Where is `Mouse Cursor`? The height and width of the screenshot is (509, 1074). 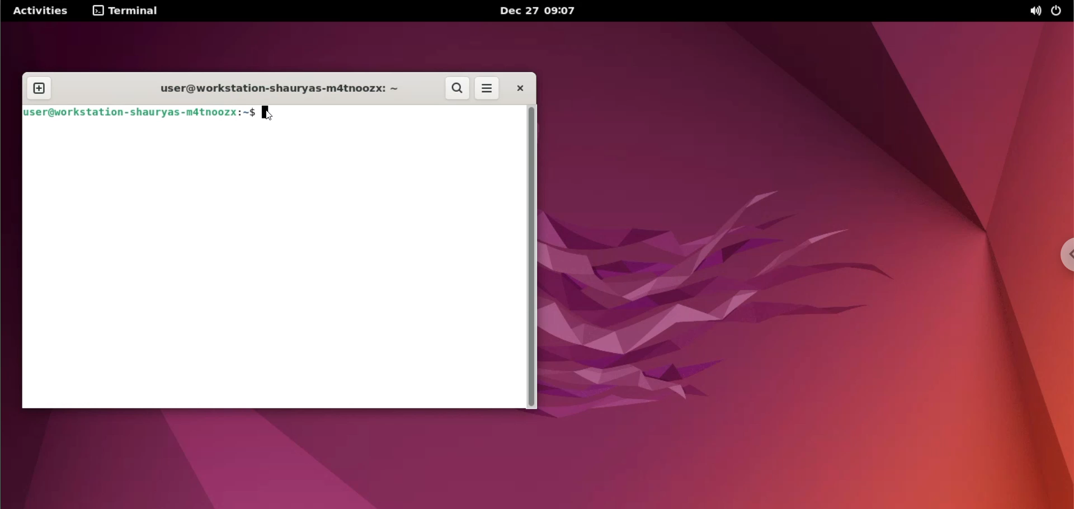 Mouse Cursor is located at coordinates (270, 116).